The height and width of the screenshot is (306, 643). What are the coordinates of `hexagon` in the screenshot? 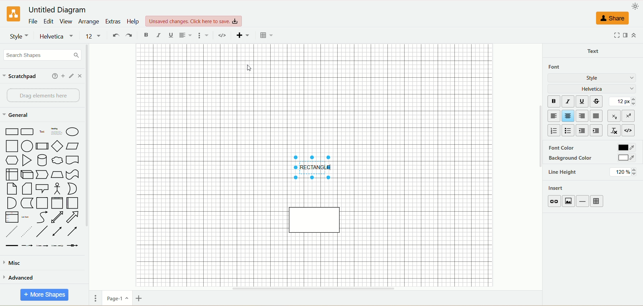 It's located at (12, 160).